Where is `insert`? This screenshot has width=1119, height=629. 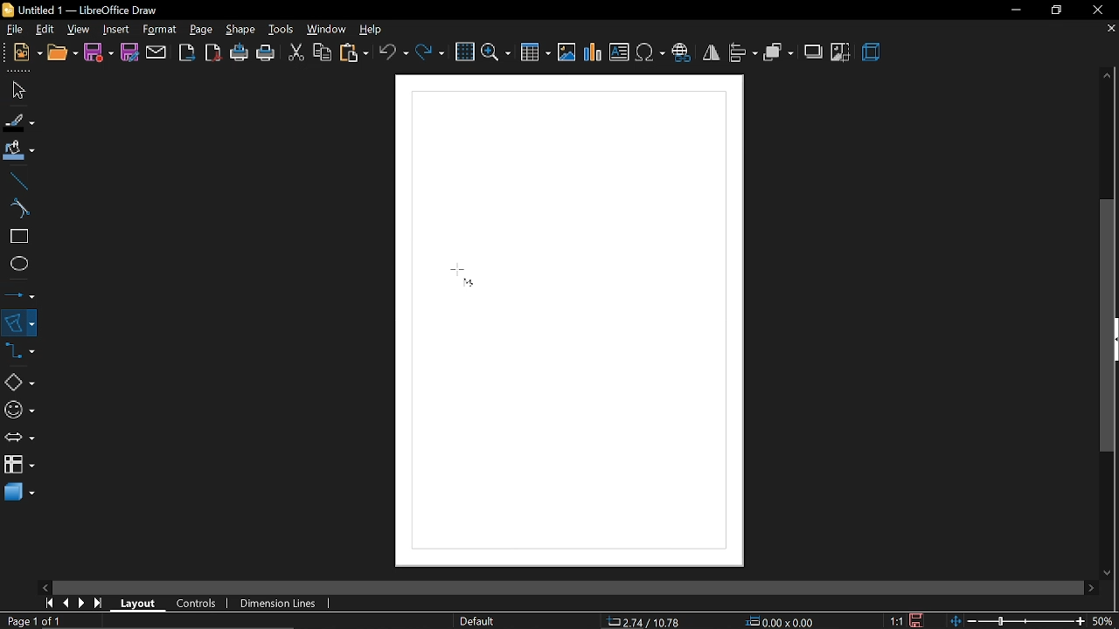 insert is located at coordinates (115, 29).